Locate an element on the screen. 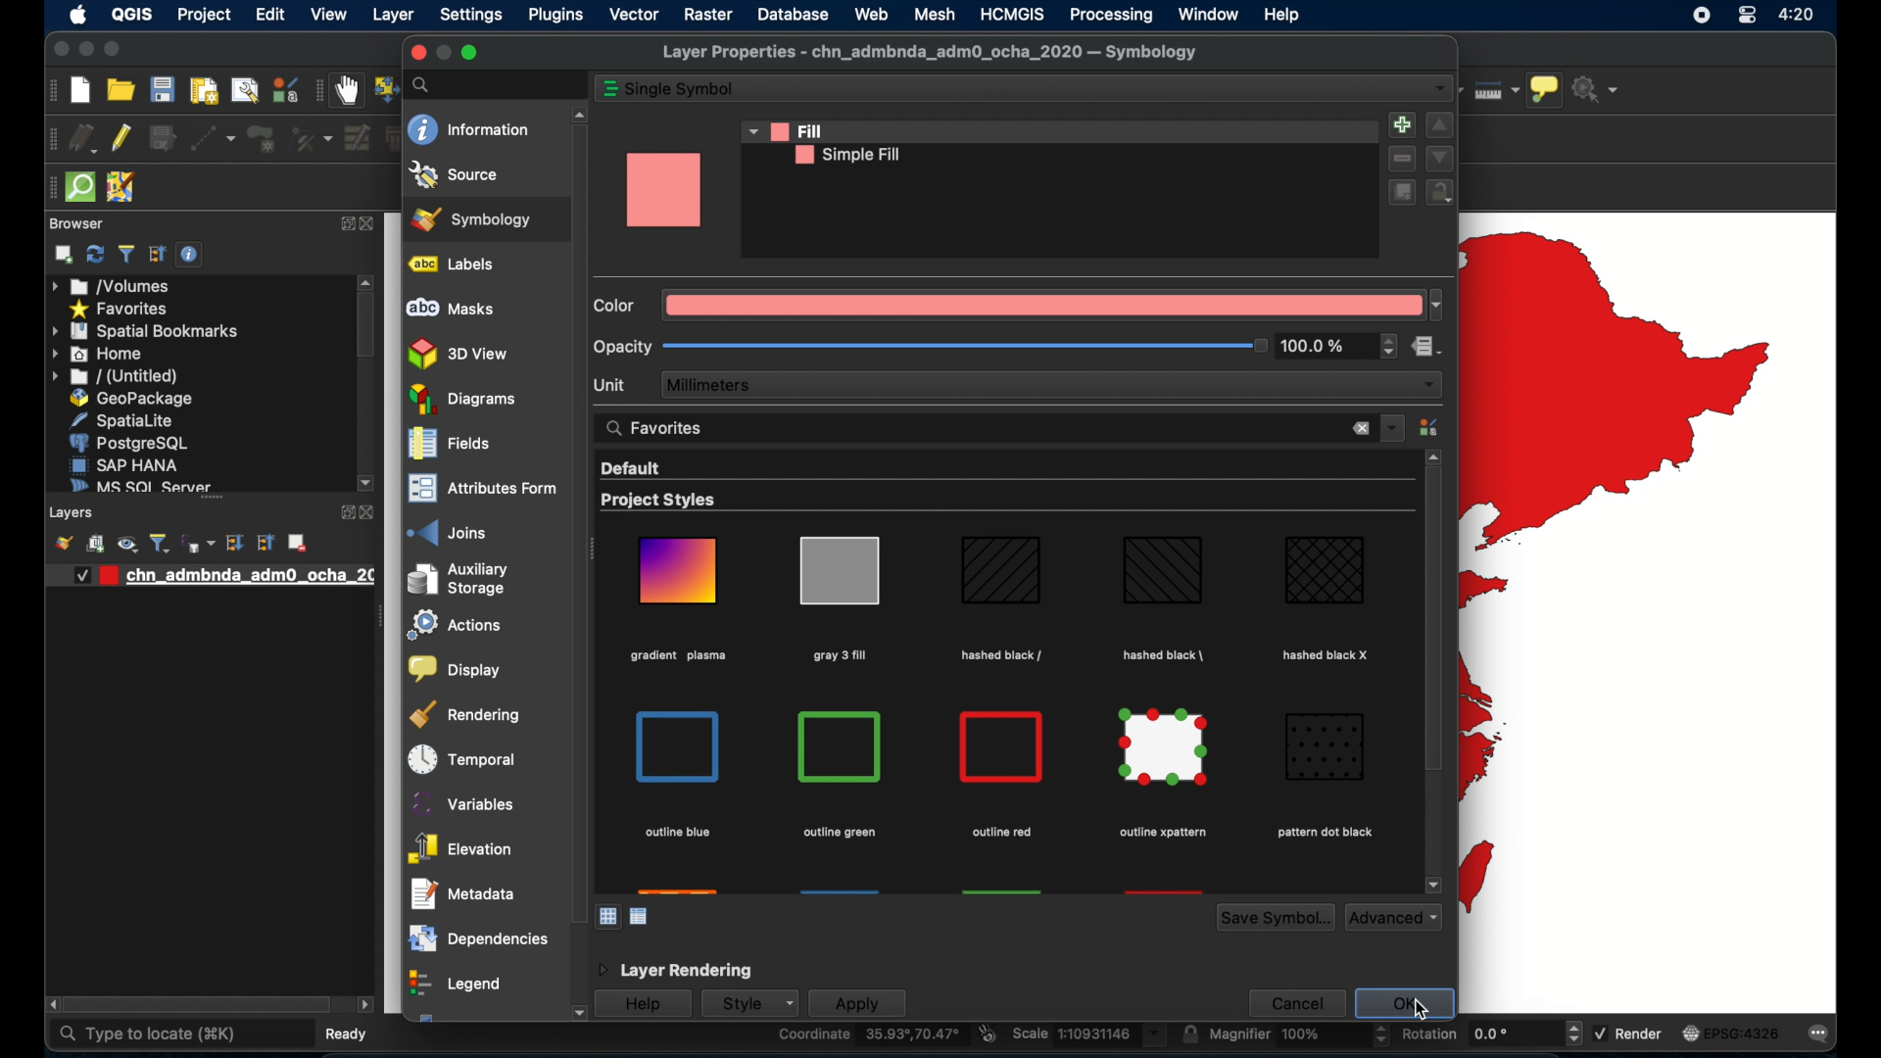 The height and width of the screenshot is (1058, 1881). outline blue is located at coordinates (677, 834).